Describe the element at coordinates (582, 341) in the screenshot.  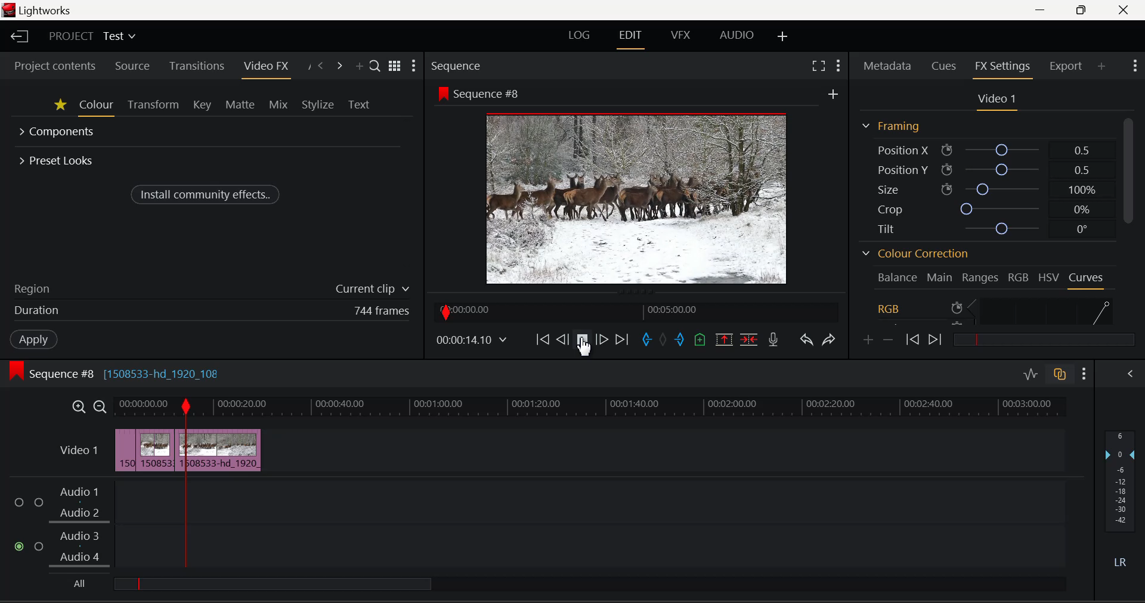
I see `Video Played` at that location.